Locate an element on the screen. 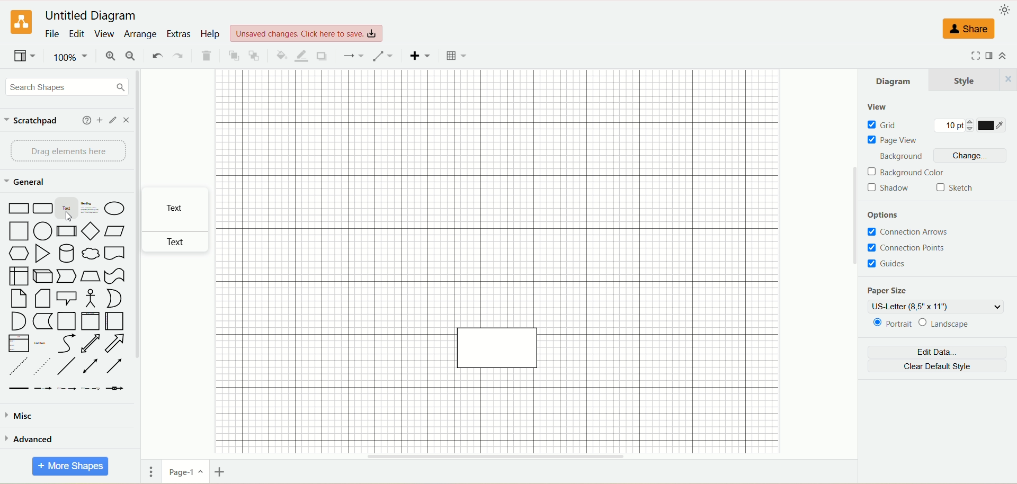 This screenshot has height=484, width=1017. cube is located at coordinates (44, 276).